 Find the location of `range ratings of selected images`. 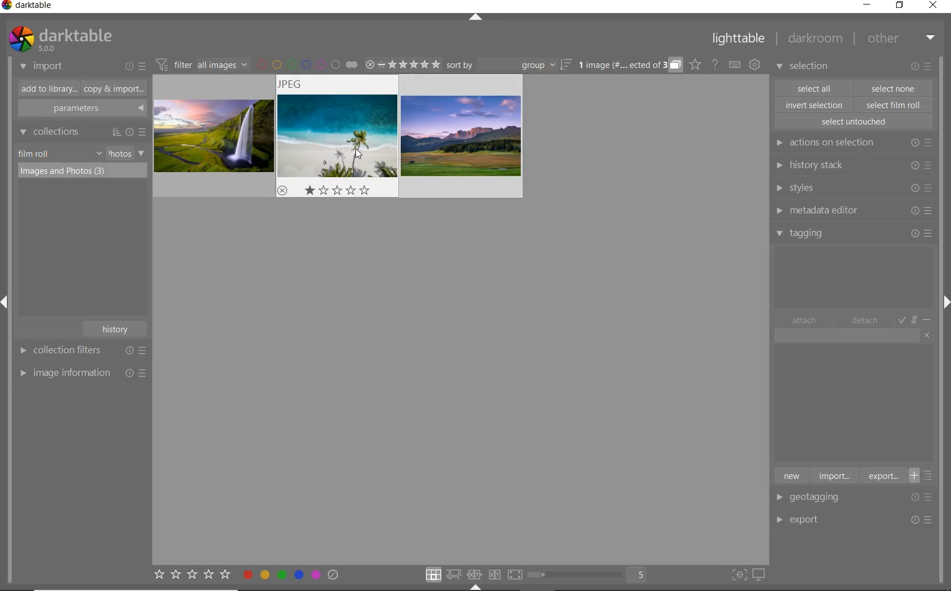

range ratings of selected images is located at coordinates (402, 63).